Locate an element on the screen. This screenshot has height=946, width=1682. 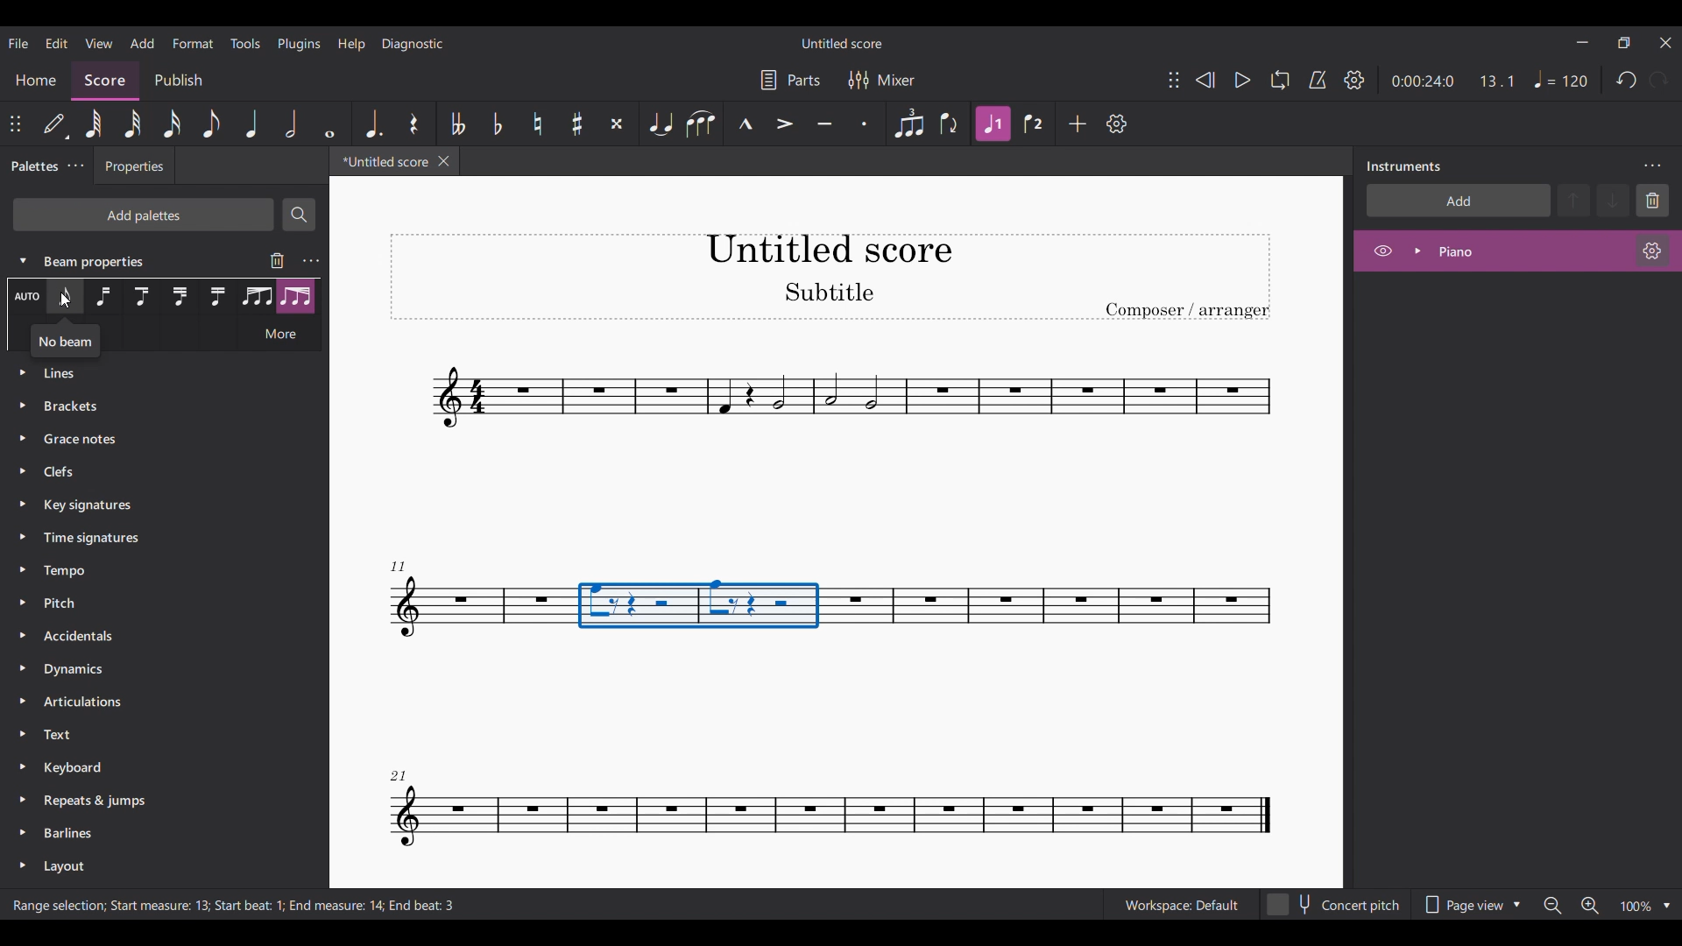
Accidentals is located at coordinates (145, 638).